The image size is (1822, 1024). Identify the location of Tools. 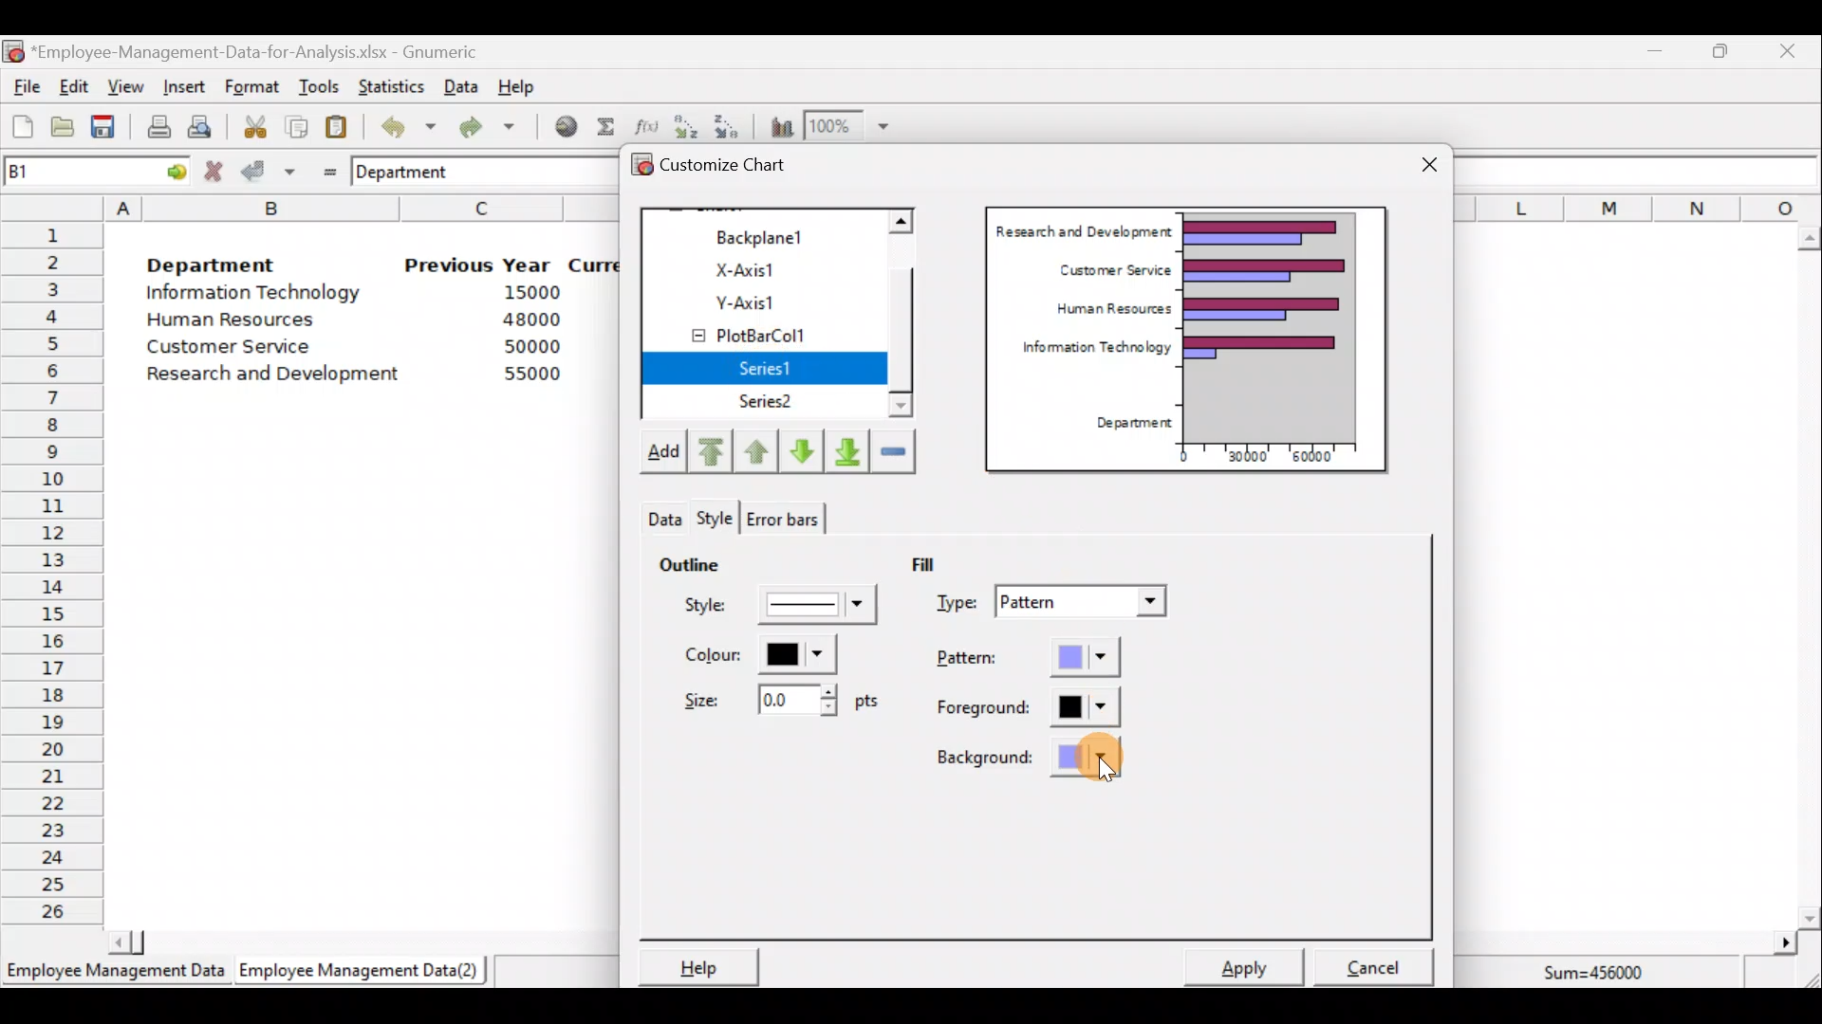
(318, 88).